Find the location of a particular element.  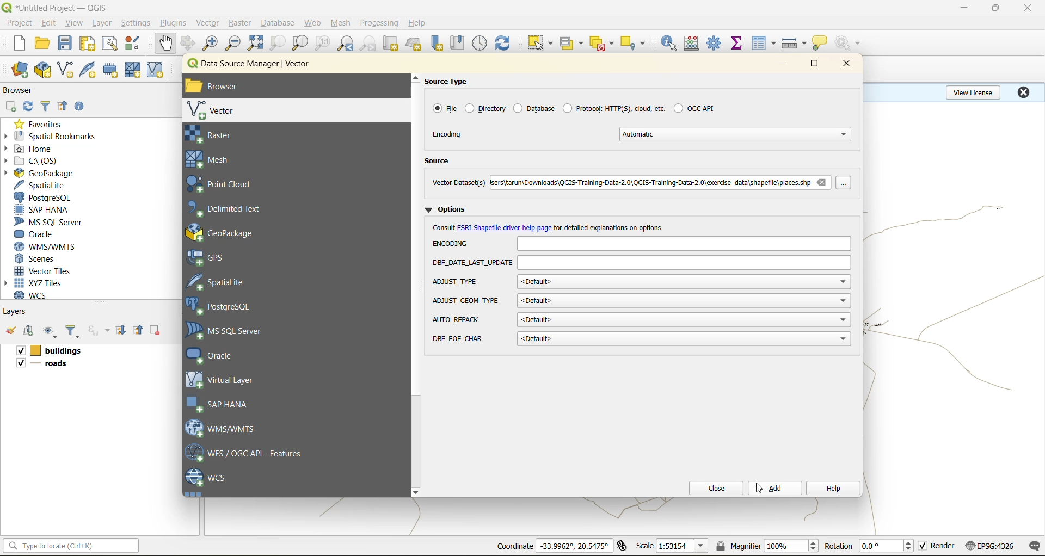

point cloud is located at coordinates (226, 185).